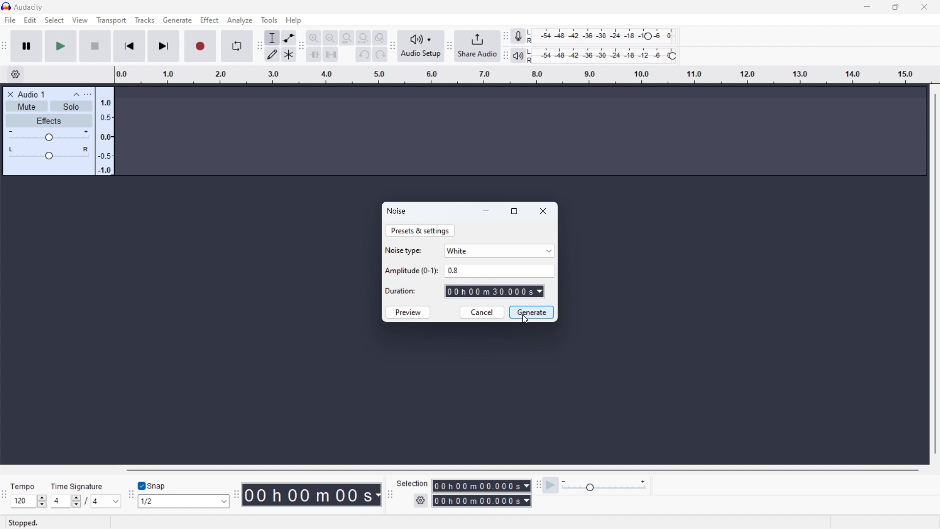 Image resolution: width=940 pixels, height=529 pixels. What do you see at coordinates (88, 95) in the screenshot?
I see `open menu` at bounding box center [88, 95].